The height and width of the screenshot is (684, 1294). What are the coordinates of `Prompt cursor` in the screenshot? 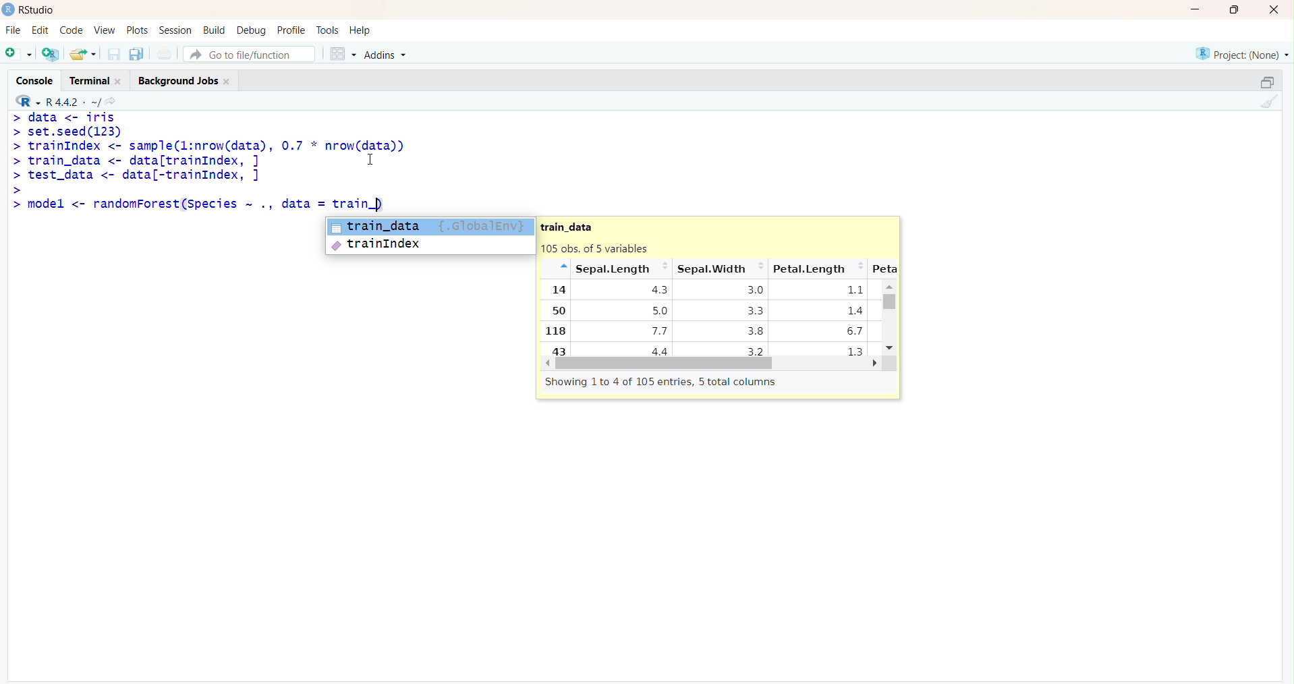 It's located at (16, 117).